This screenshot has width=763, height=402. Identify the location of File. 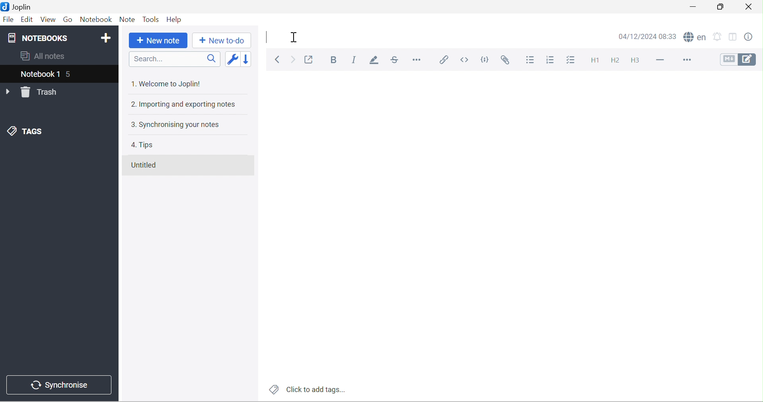
(9, 19).